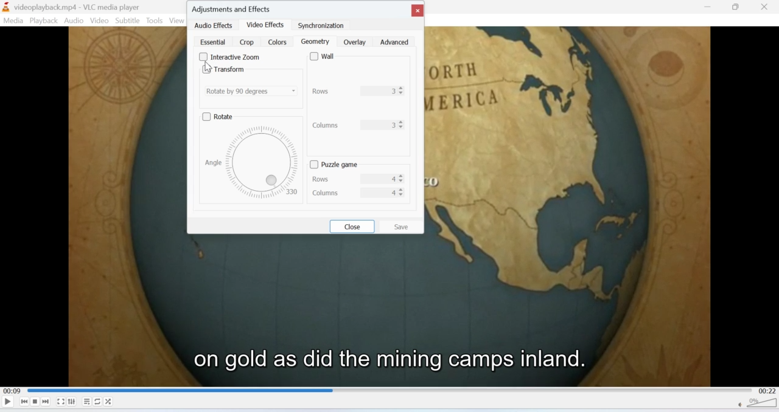 The image size is (779, 412). Describe the element at coordinates (252, 91) in the screenshot. I see `Rotate by 90 degrees` at that location.